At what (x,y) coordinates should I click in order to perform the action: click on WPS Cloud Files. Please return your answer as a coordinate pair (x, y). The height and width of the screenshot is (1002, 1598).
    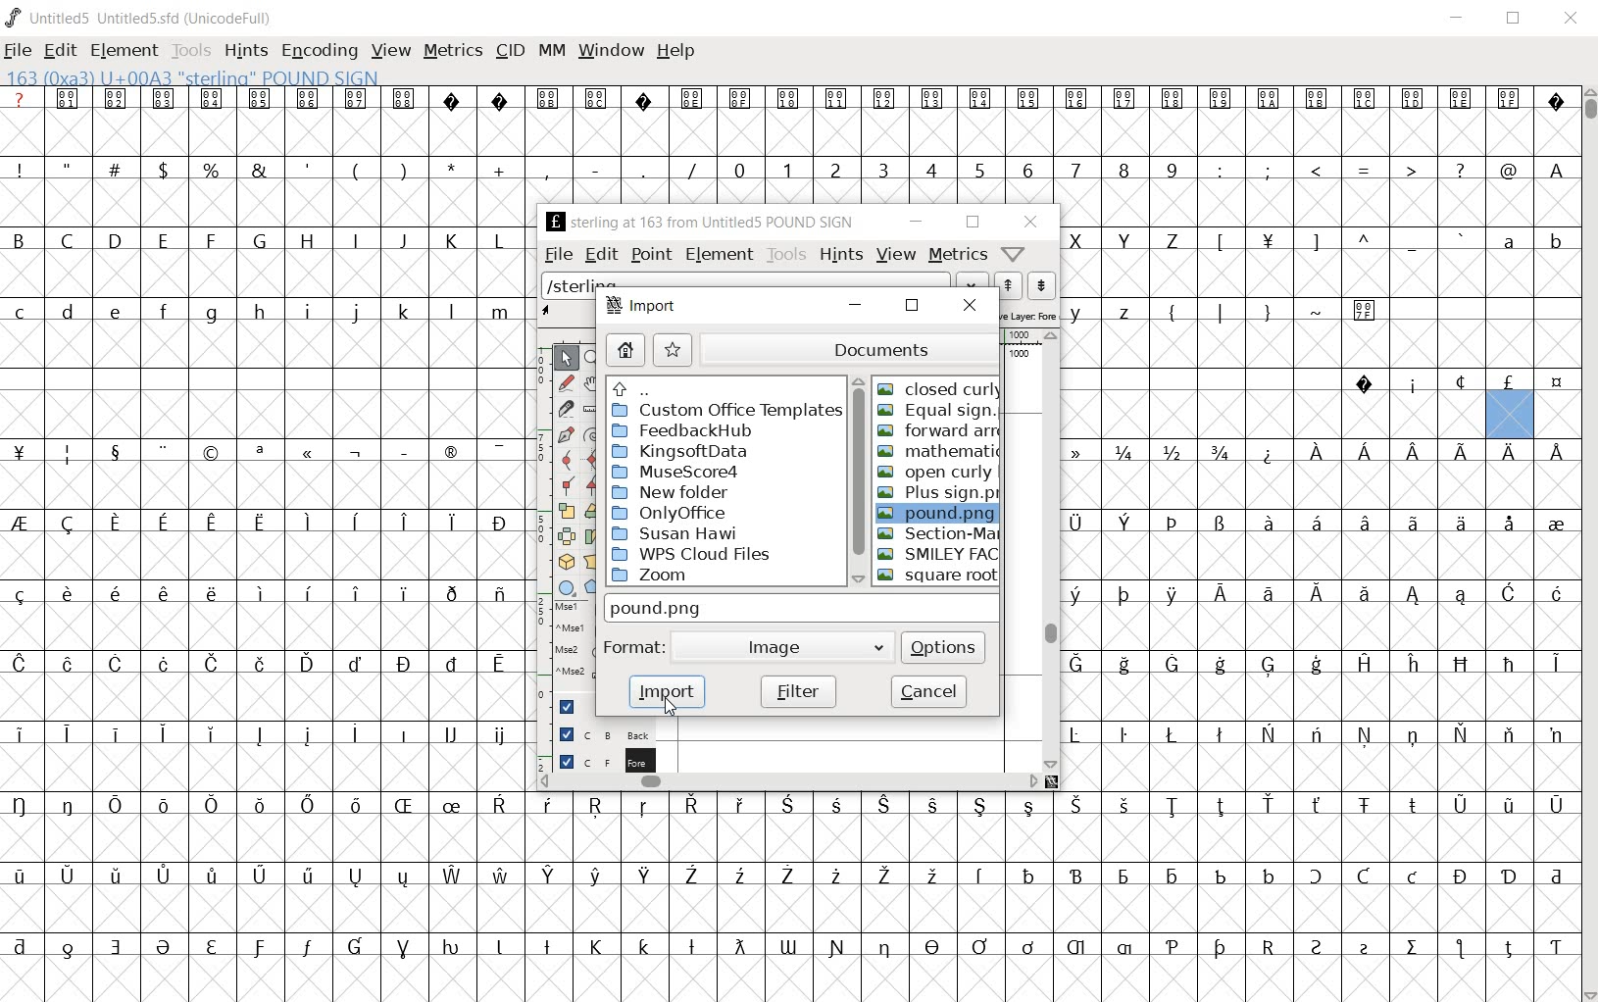
    Looking at the image, I should click on (697, 553).